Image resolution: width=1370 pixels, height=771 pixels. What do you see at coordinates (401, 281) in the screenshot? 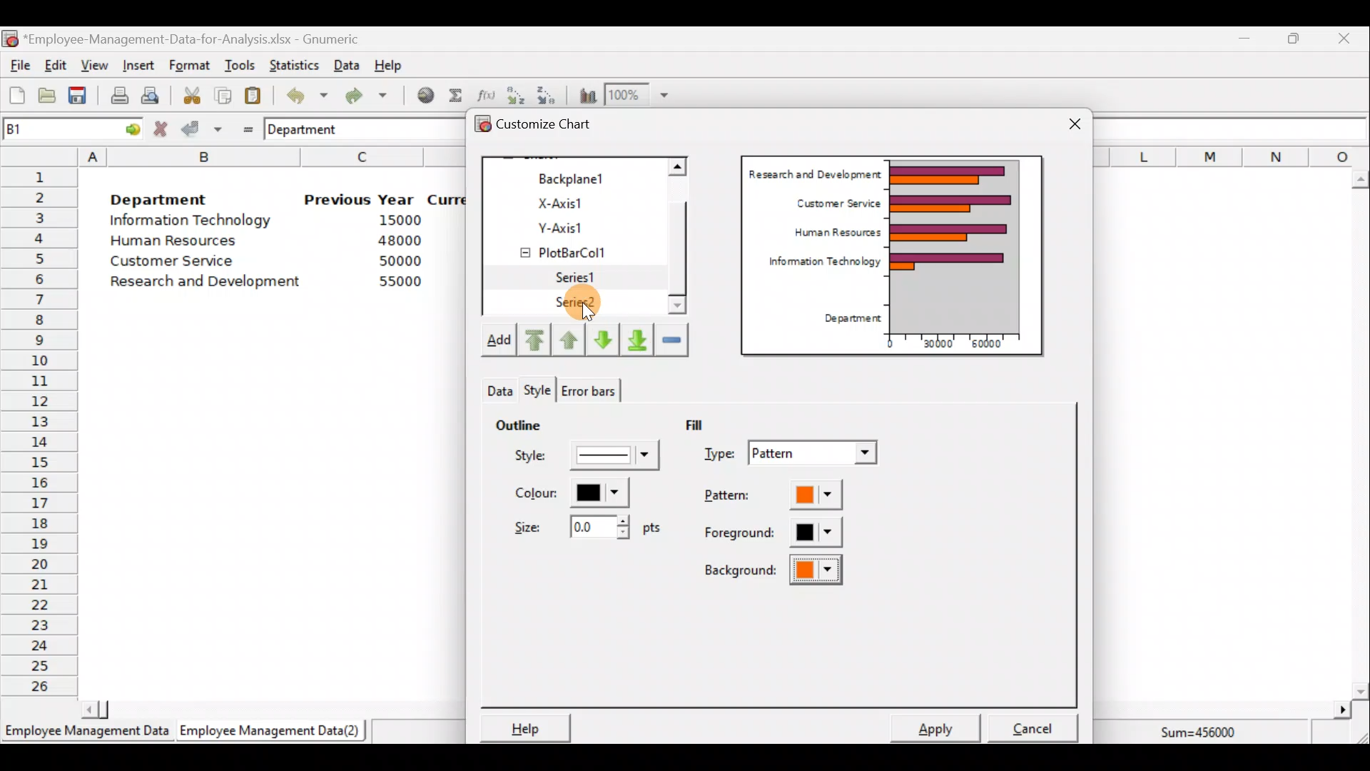
I see `55000` at bounding box center [401, 281].